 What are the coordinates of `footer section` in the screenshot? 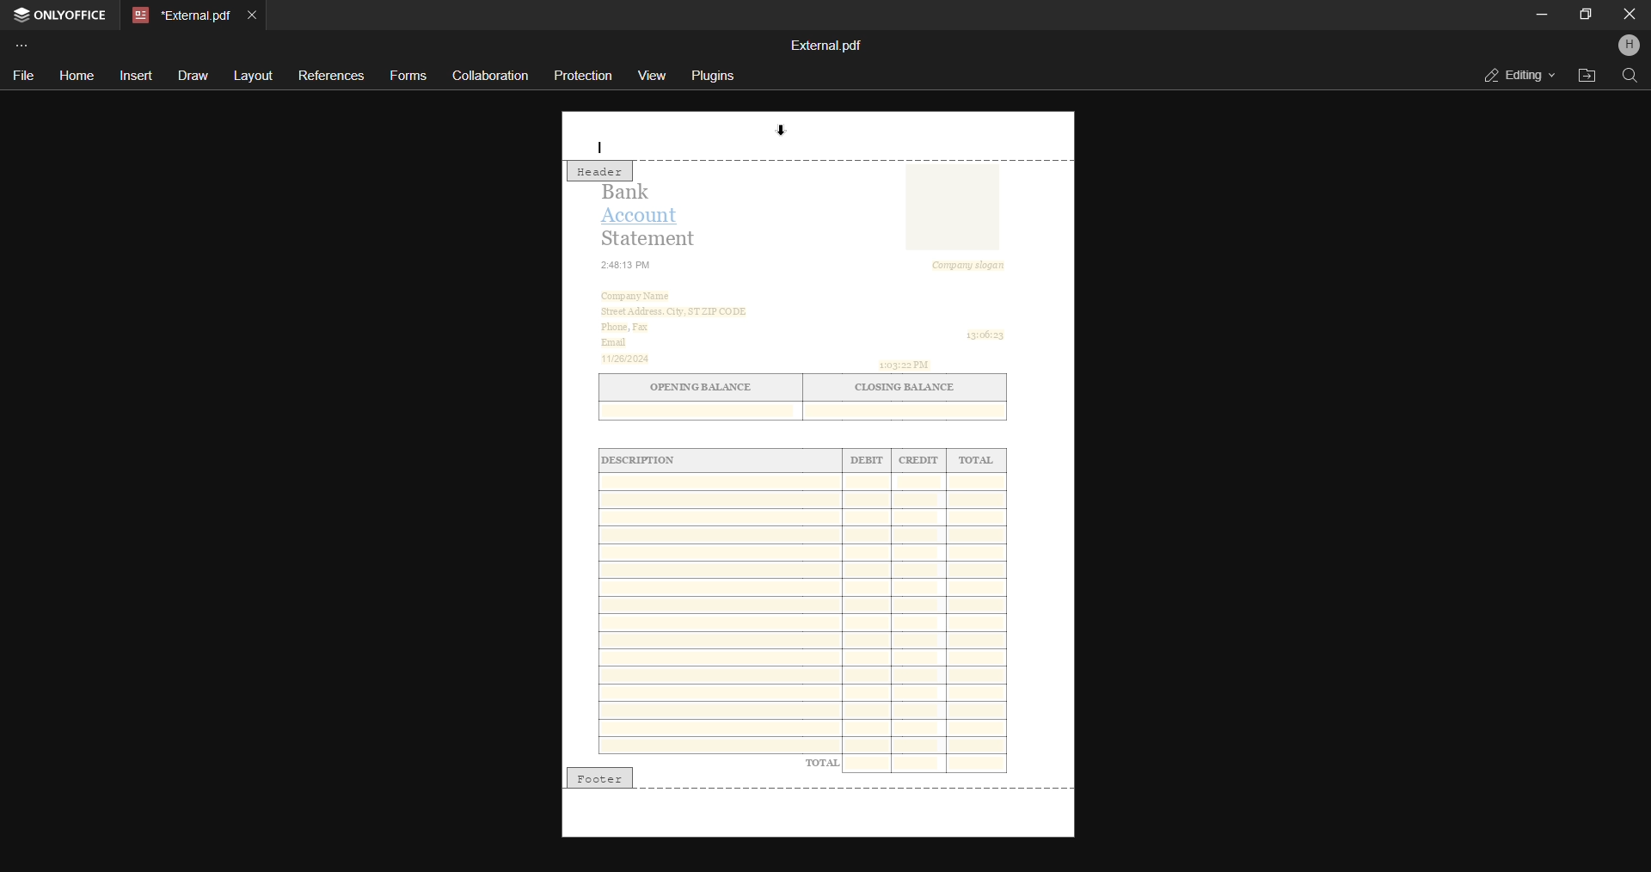 It's located at (816, 814).